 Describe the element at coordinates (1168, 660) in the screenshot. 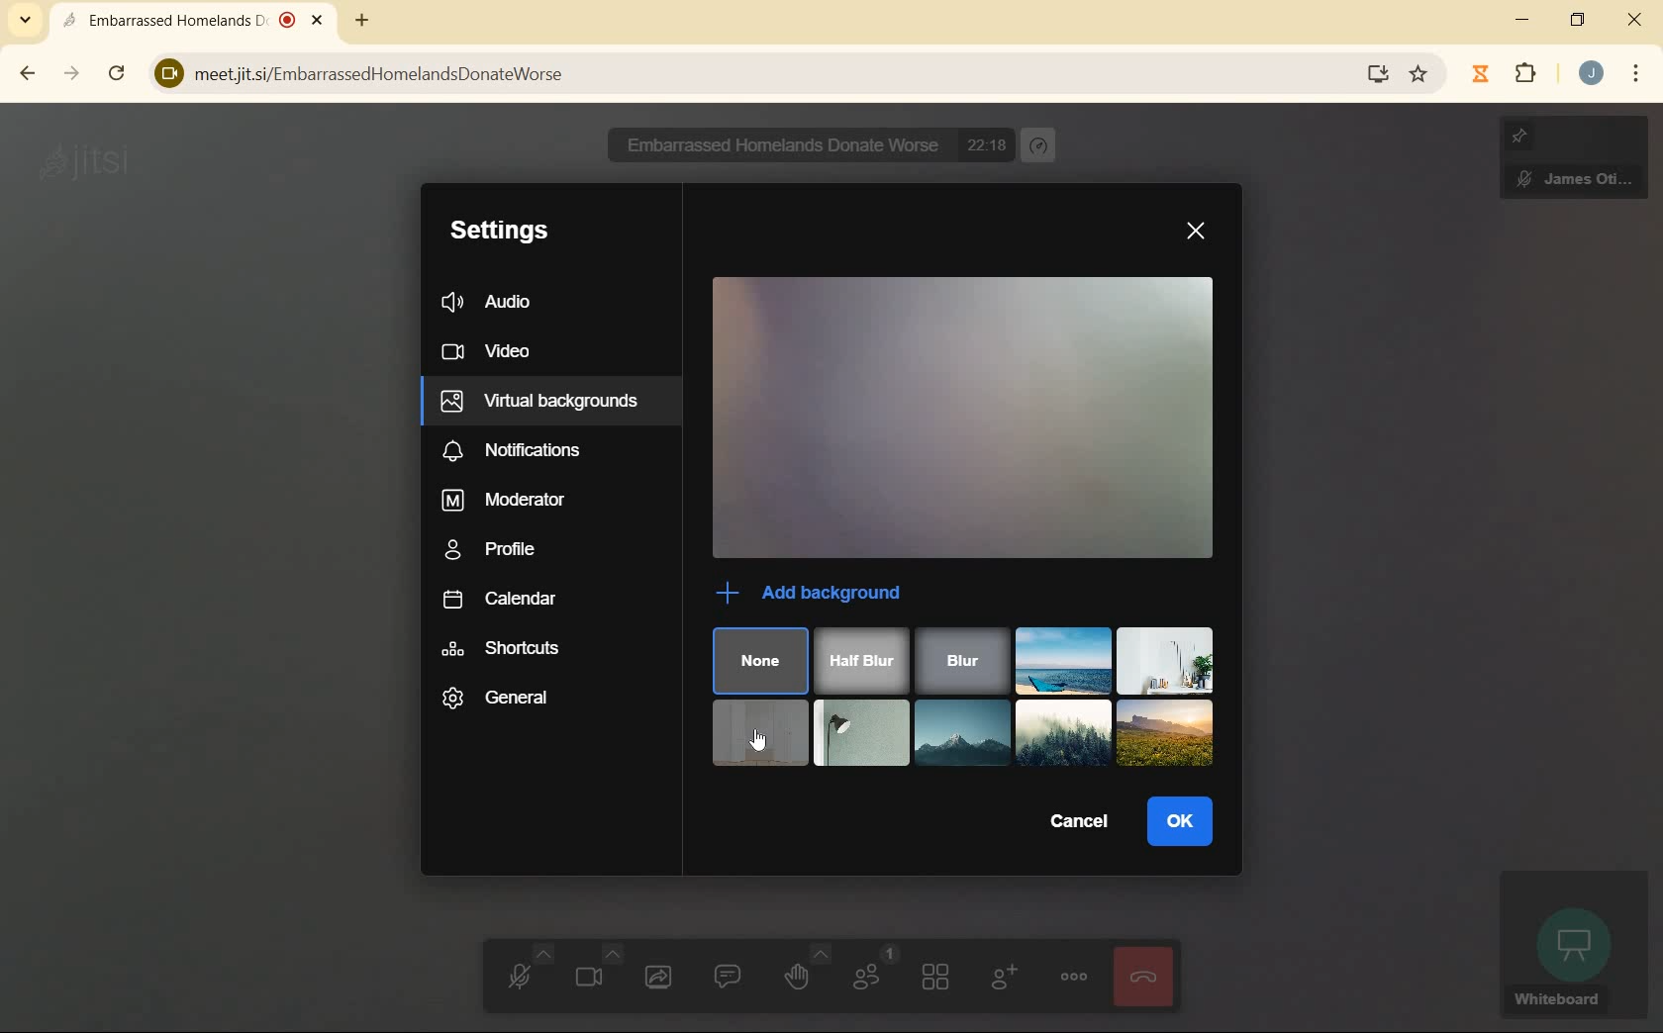

I see `white neutral wall` at that location.